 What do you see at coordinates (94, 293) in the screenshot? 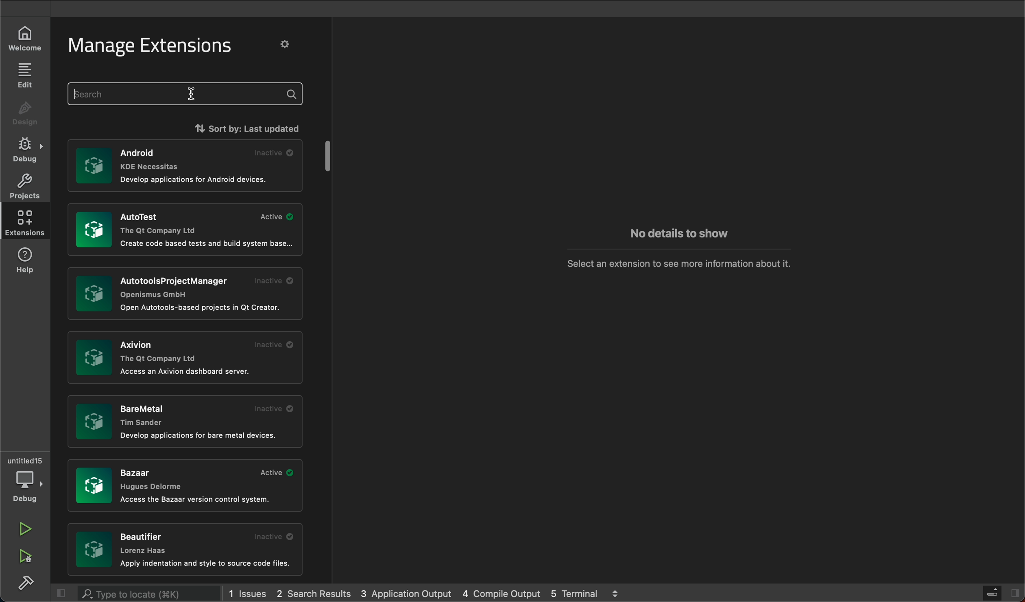
I see `image` at bounding box center [94, 293].